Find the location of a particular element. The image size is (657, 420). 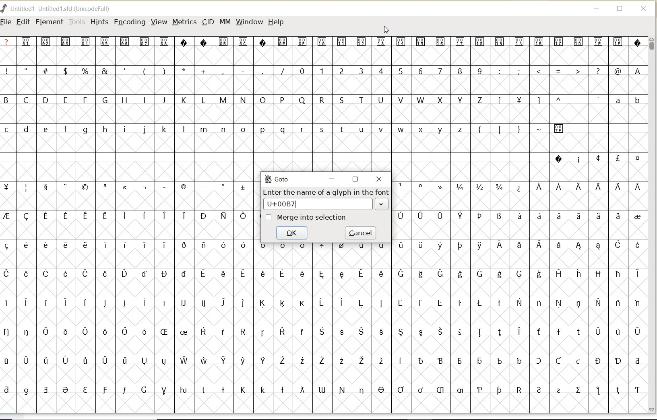

ELEMENT is located at coordinates (49, 22).